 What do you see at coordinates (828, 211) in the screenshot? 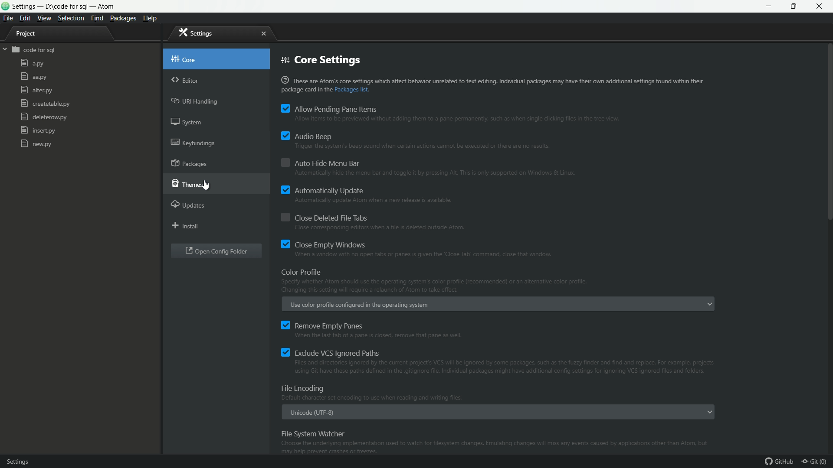
I see `scroll bar` at bounding box center [828, 211].